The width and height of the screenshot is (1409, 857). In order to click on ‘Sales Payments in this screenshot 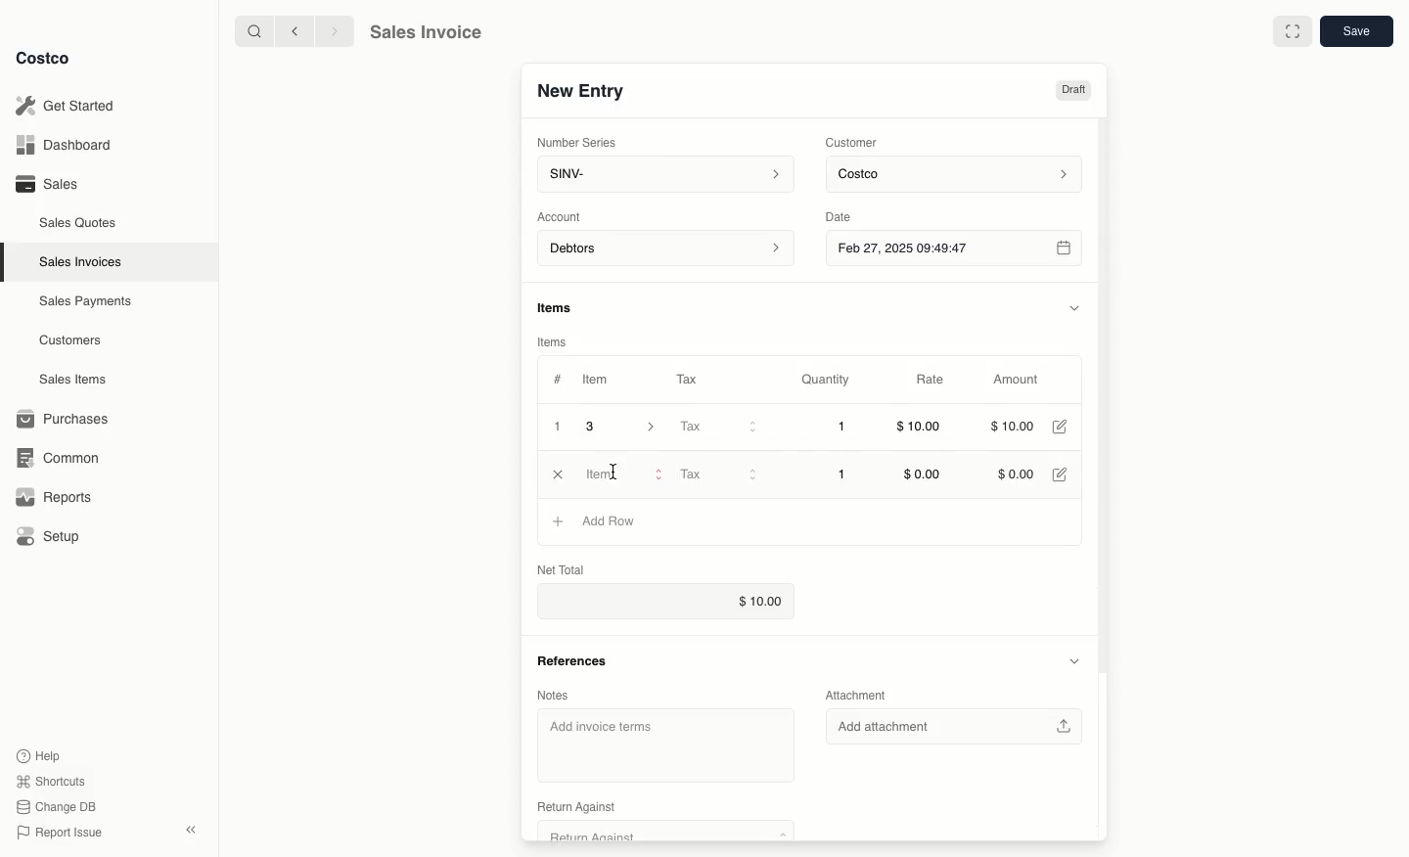, I will do `click(85, 299)`.